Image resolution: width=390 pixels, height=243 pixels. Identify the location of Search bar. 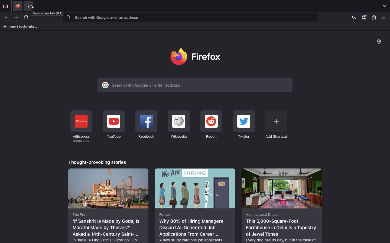
(195, 85).